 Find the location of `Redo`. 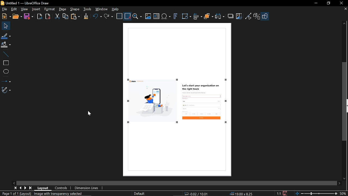

Redo is located at coordinates (109, 17).